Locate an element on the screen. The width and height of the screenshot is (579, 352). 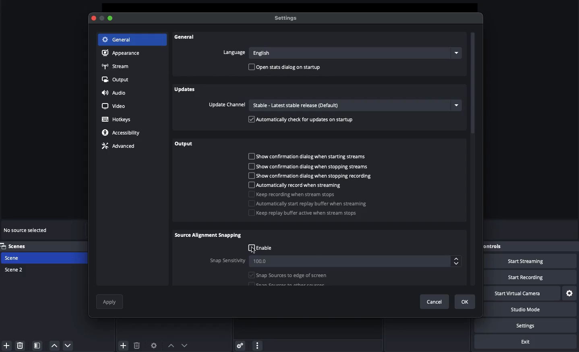
Maximize is located at coordinates (111, 19).